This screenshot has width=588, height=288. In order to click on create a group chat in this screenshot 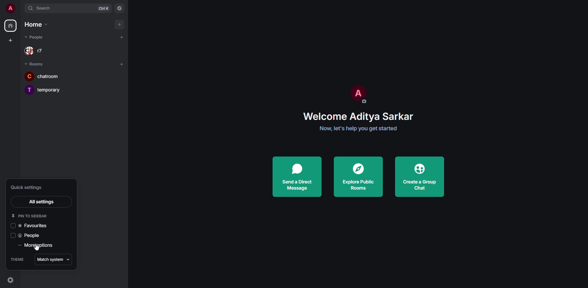, I will do `click(421, 177)`.